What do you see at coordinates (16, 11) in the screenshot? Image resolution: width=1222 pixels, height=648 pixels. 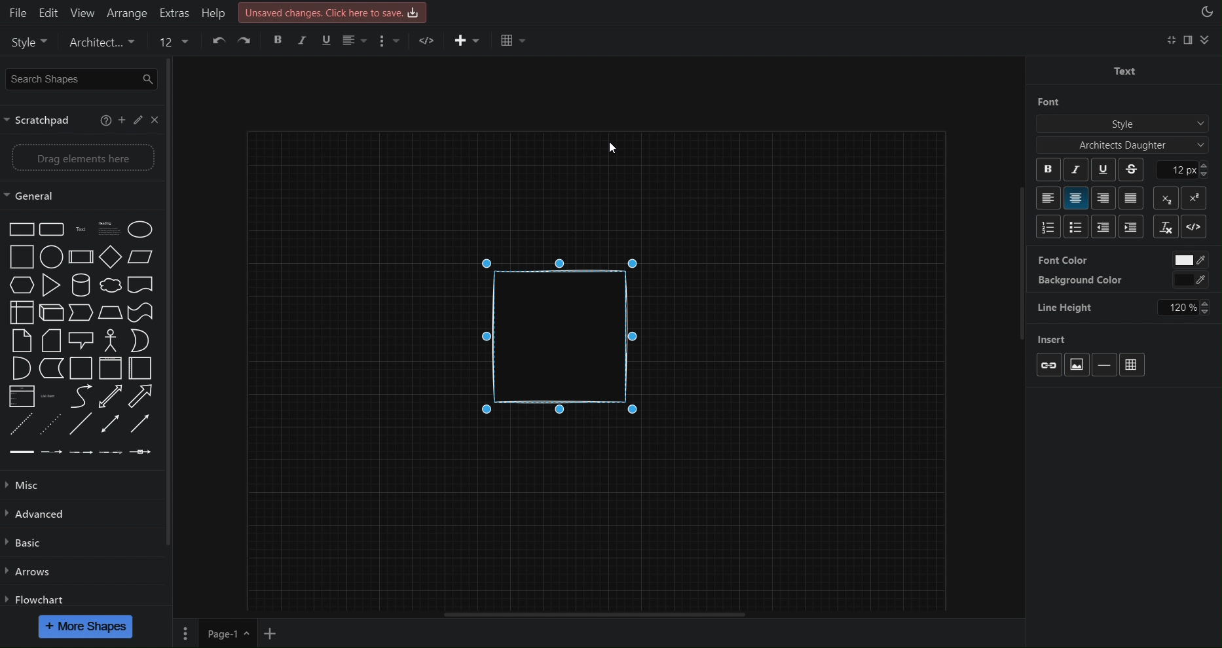 I see `File` at bounding box center [16, 11].